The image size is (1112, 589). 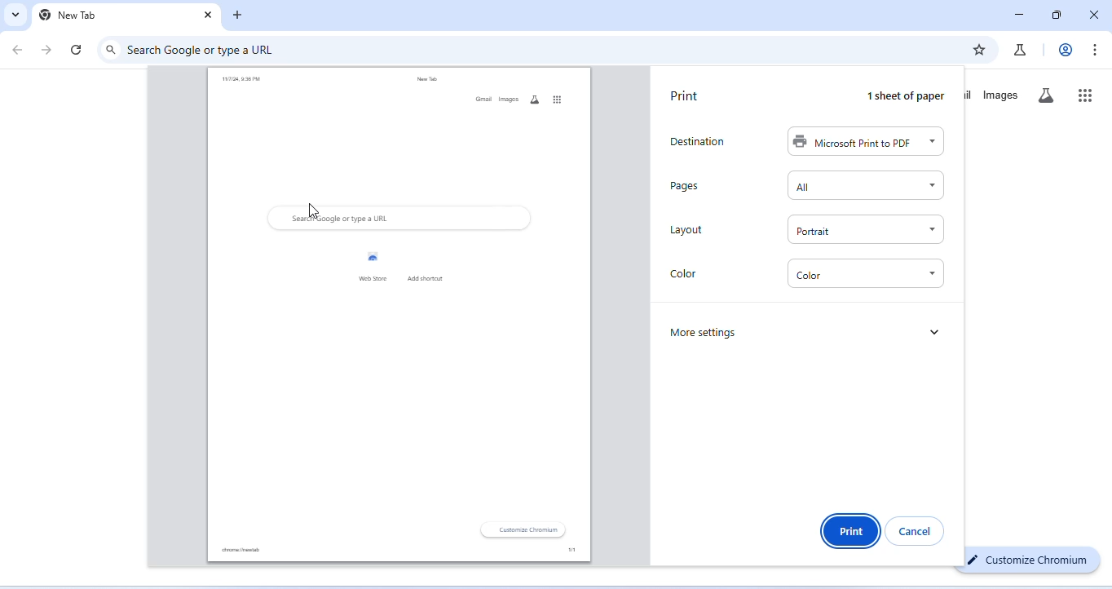 What do you see at coordinates (1019, 15) in the screenshot?
I see `minimize` at bounding box center [1019, 15].